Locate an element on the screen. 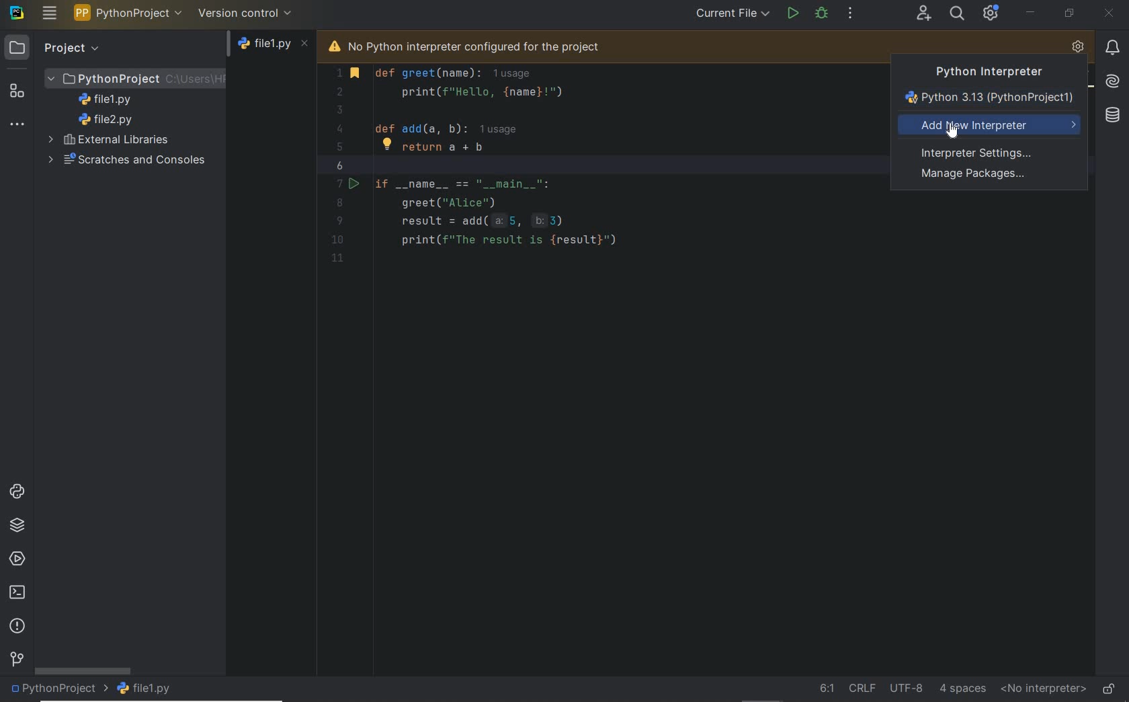 The width and height of the screenshot is (1129, 702). external libraries is located at coordinates (112, 139).